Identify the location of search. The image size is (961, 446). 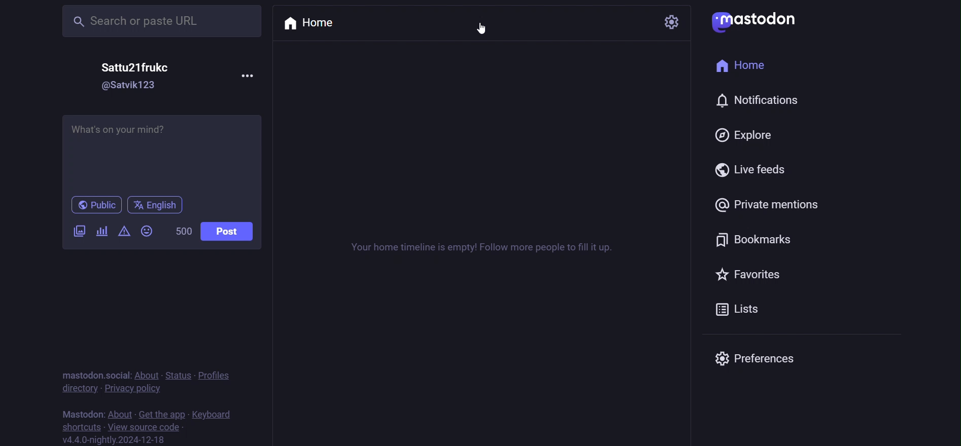
(158, 22).